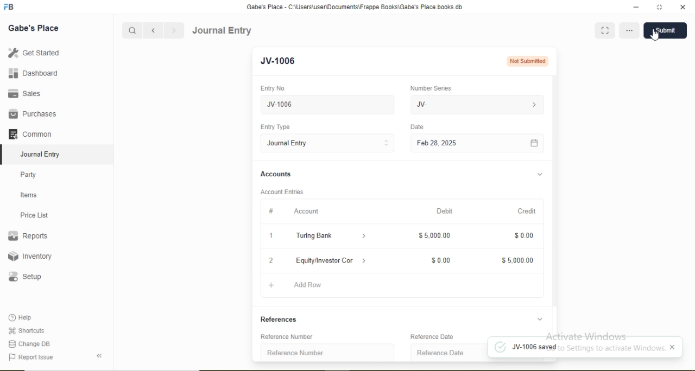 This screenshot has width=695, height=371. I want to click on Sales, so click(23, 93).